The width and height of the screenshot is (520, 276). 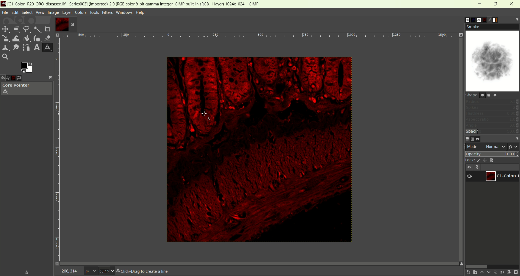 What do you see at coordinates (470, 19) in the screenshot?
I see `pattern` at bounding box center [470, 19].